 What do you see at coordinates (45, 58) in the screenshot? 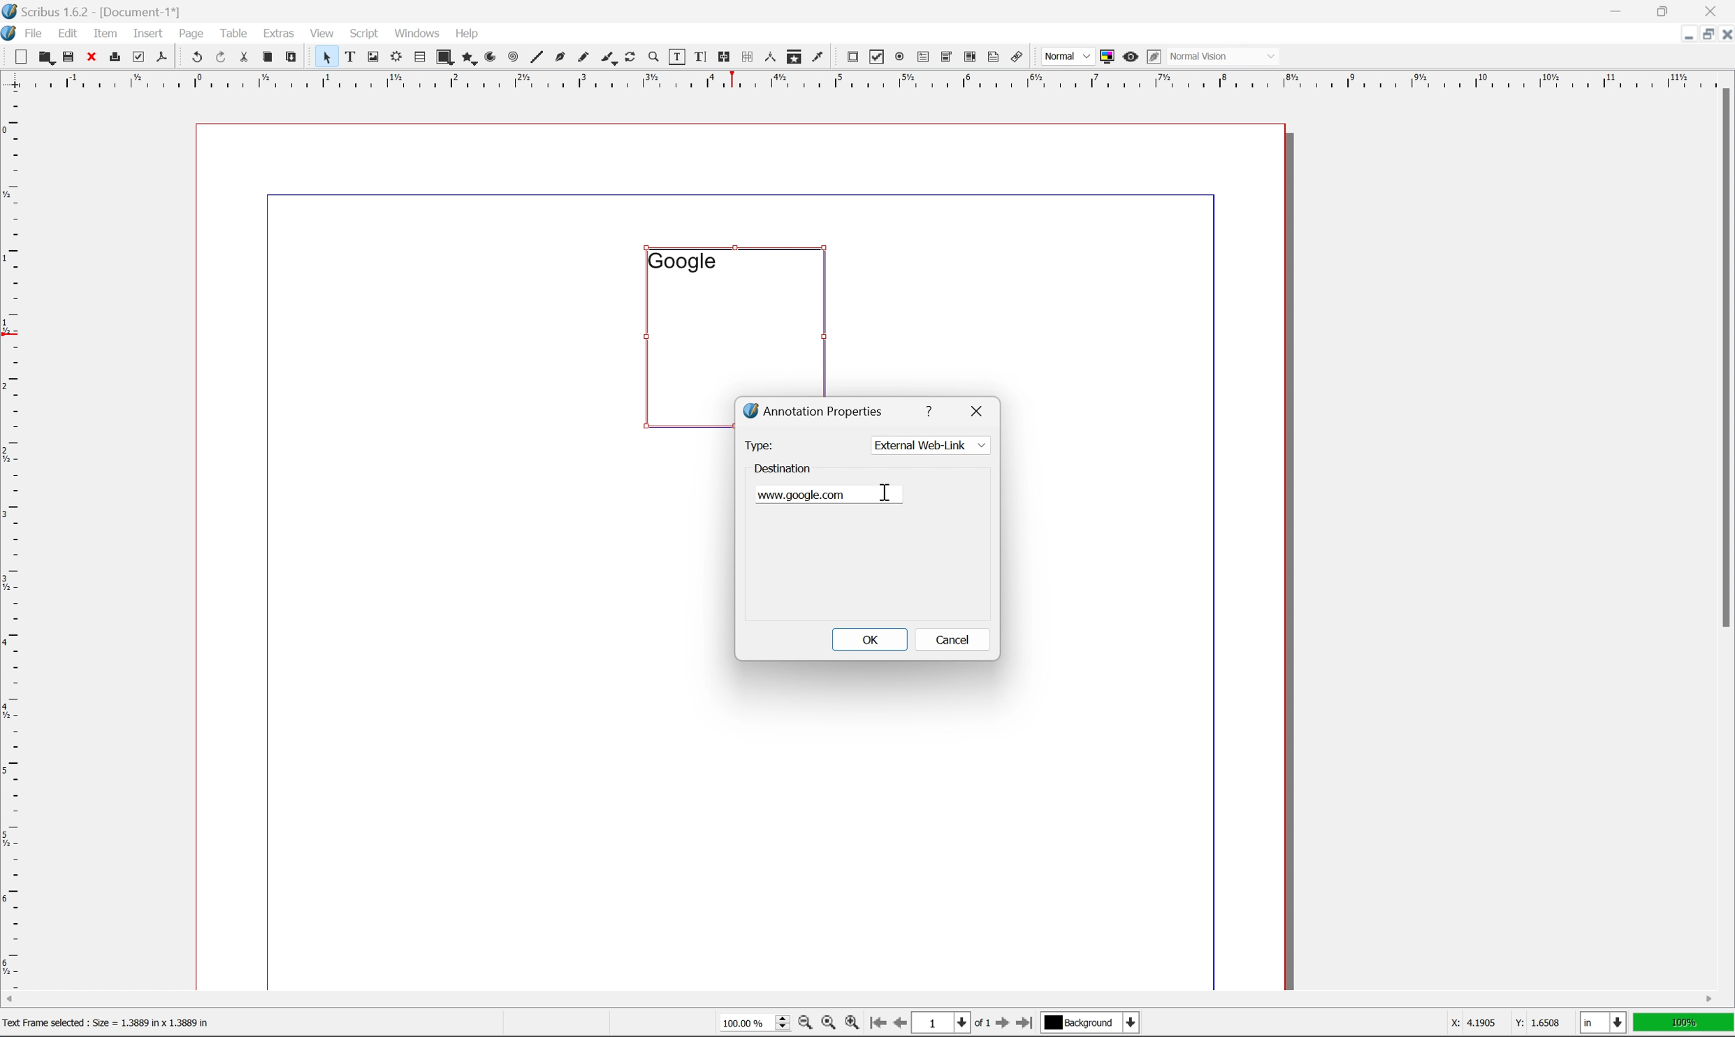
I see `open` at bounding box center [45, 58].